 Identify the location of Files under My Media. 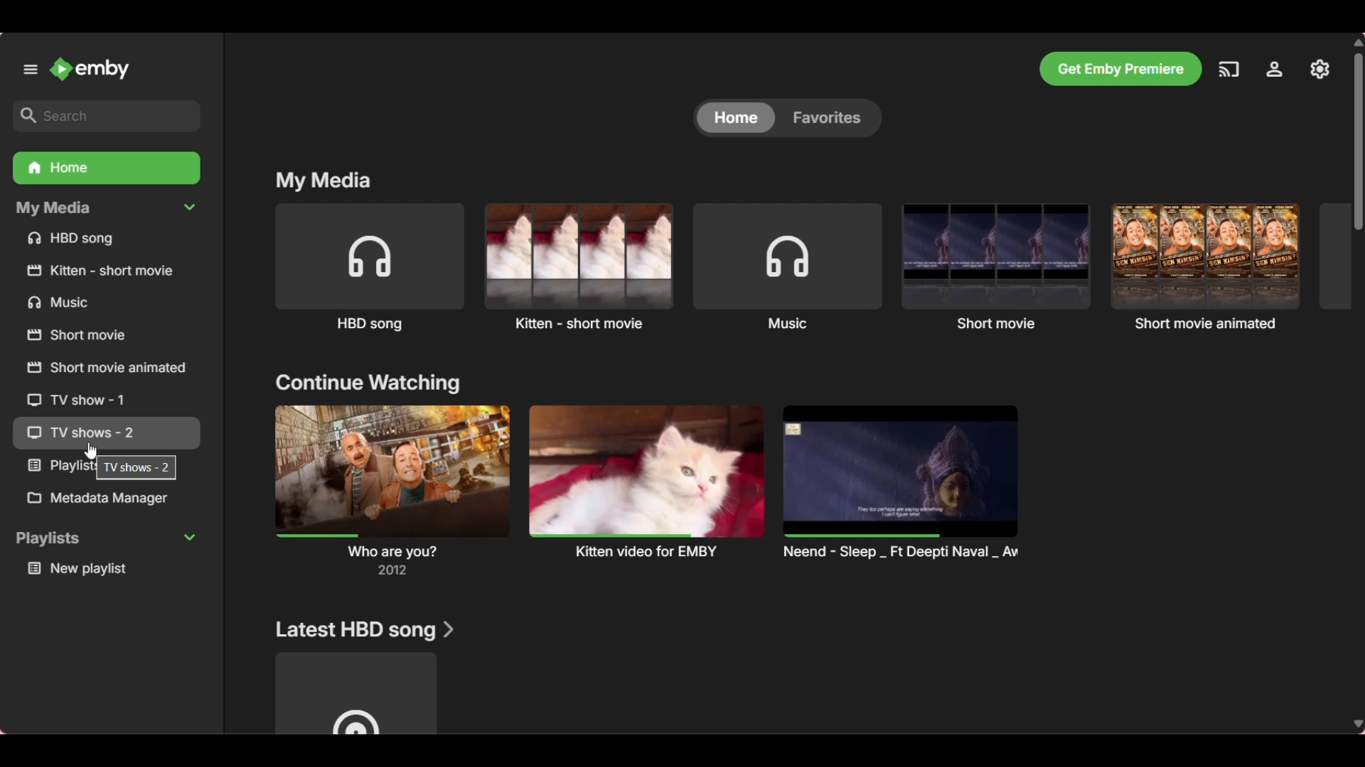
(105, 239).